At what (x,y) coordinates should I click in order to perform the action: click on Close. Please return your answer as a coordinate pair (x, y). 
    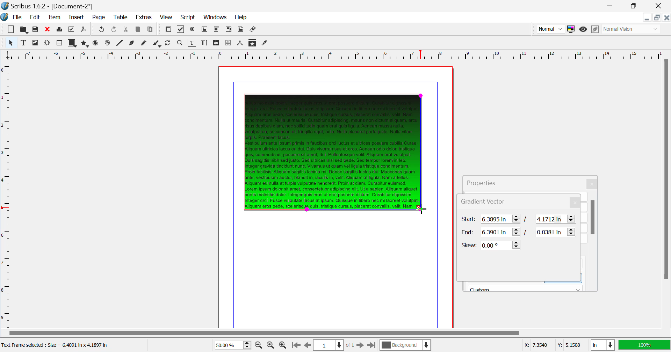
    Looking at the image, I should click on (576, 203).